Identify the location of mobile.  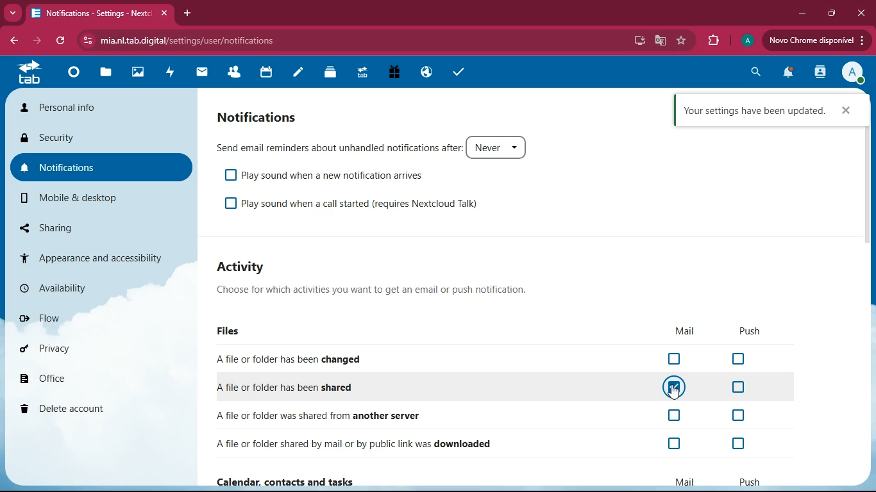
(85, 197).